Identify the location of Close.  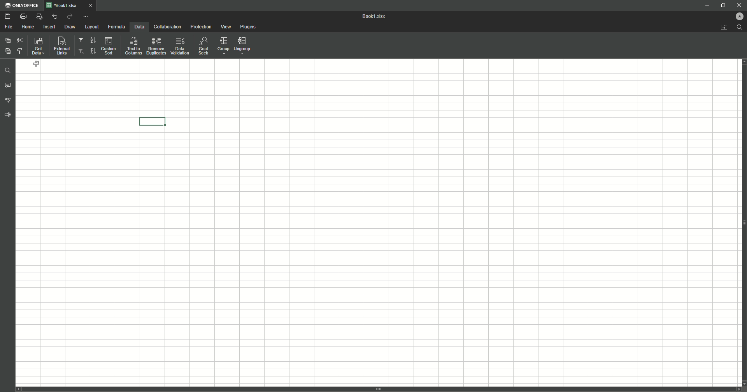
(736, 5).